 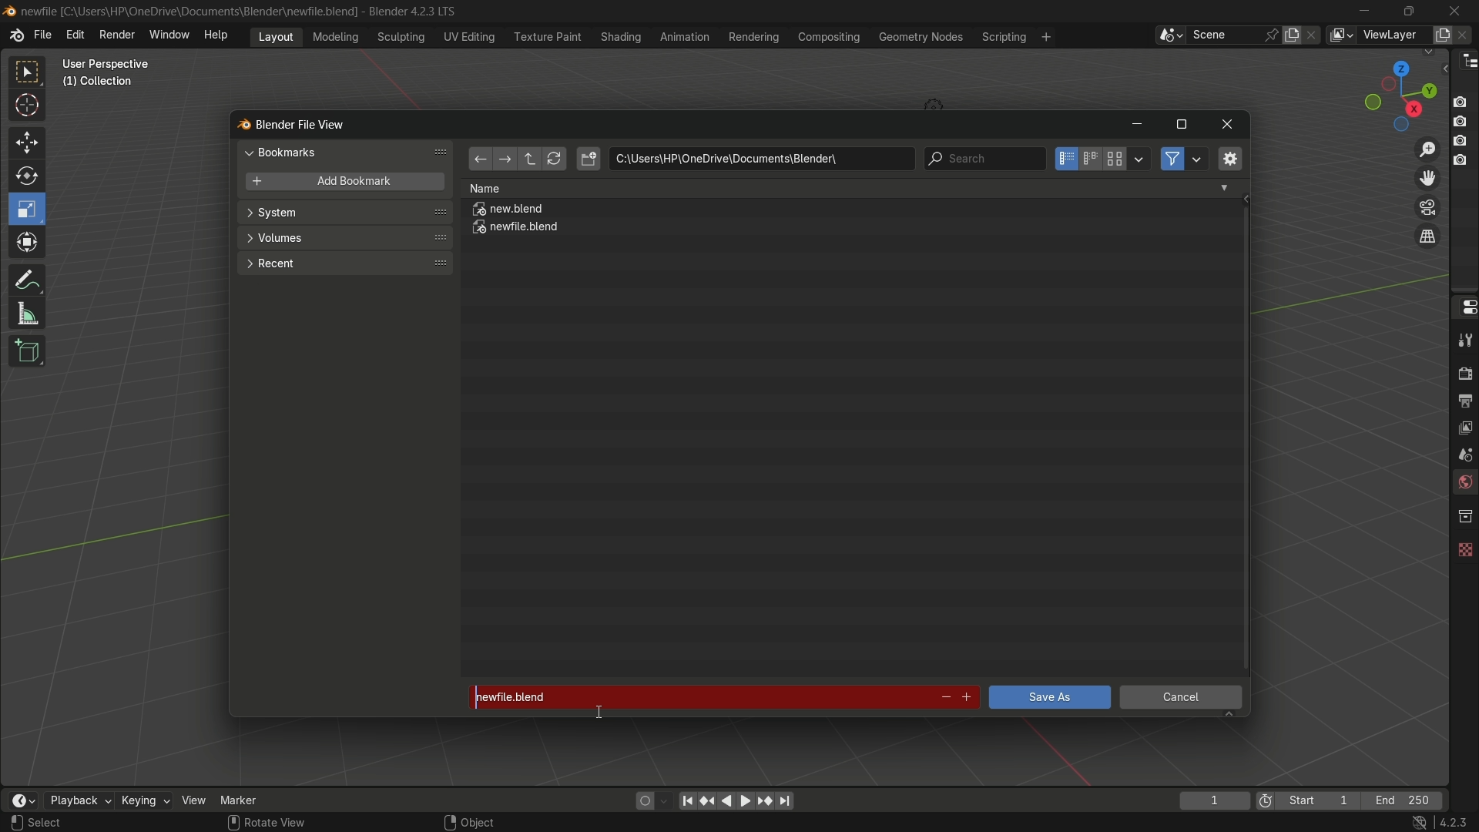 I want to click on minimize, so click(x=1365, y=11).